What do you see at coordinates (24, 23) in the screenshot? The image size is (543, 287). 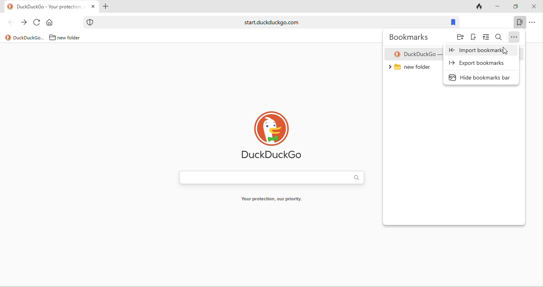 I see `forward` at bounding box center [24, 23].